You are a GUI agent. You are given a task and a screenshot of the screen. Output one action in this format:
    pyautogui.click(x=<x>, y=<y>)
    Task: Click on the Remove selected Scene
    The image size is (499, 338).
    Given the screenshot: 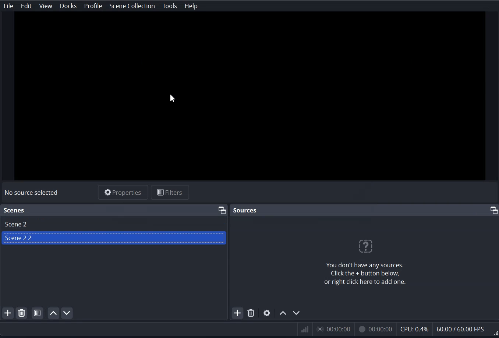 What is the action you would take?
    pyautogui.click(x=22, y=313)
    